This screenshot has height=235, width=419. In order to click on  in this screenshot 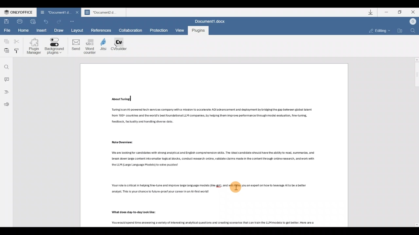, I will do `click(211, 159)`.